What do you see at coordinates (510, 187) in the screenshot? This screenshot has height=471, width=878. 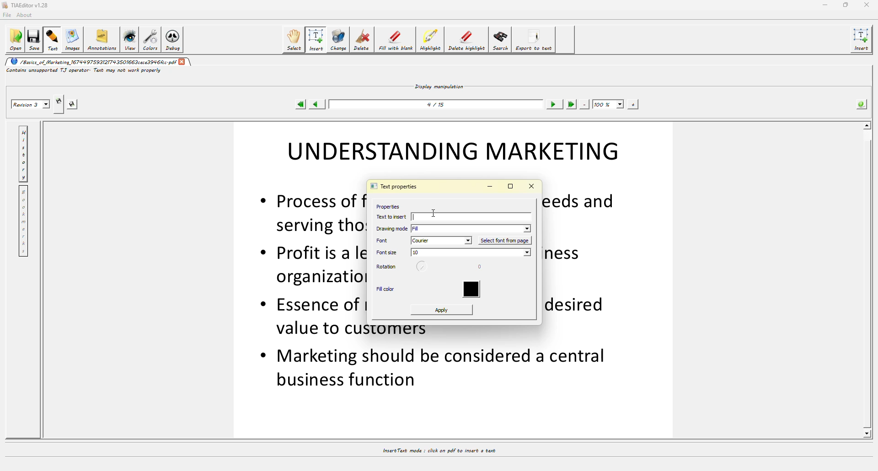 I see `maximize` at bounding box center [510, 187].